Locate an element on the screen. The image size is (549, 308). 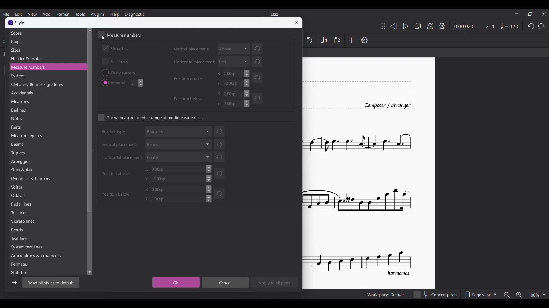
X: 0.0 is located at coordinates (176, 189).